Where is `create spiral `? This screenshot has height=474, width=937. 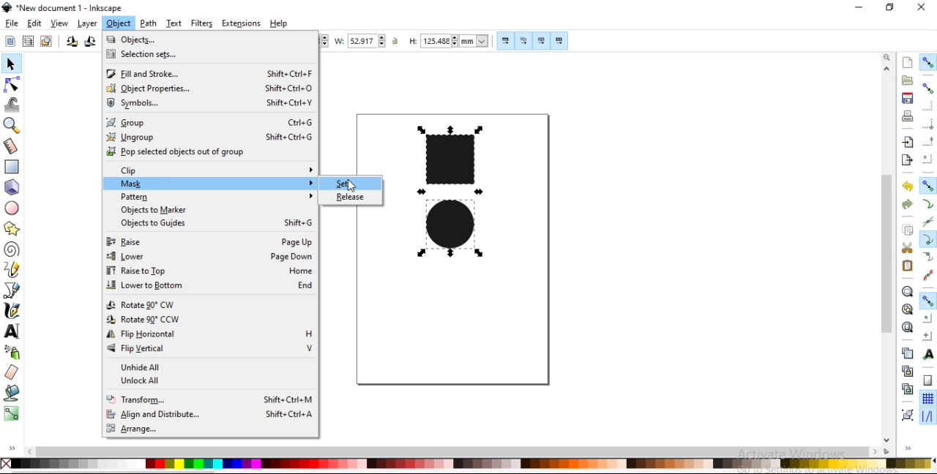
create spiral  is located at coordinates (10, 249).